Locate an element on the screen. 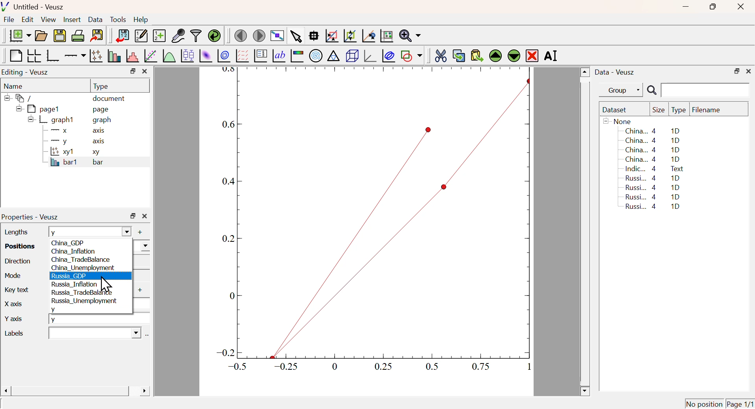 The height and width of the screenshot is (409, 755). pagel is located at coordinates (36, 109).